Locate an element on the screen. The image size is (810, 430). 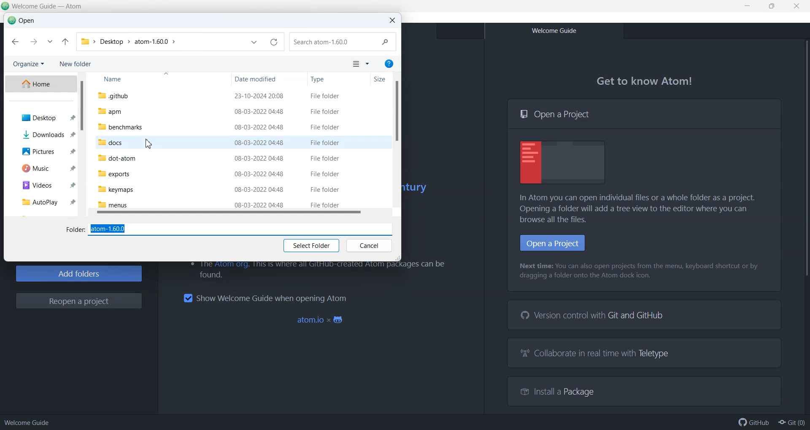
More Options is located at coordinates (368, 64).